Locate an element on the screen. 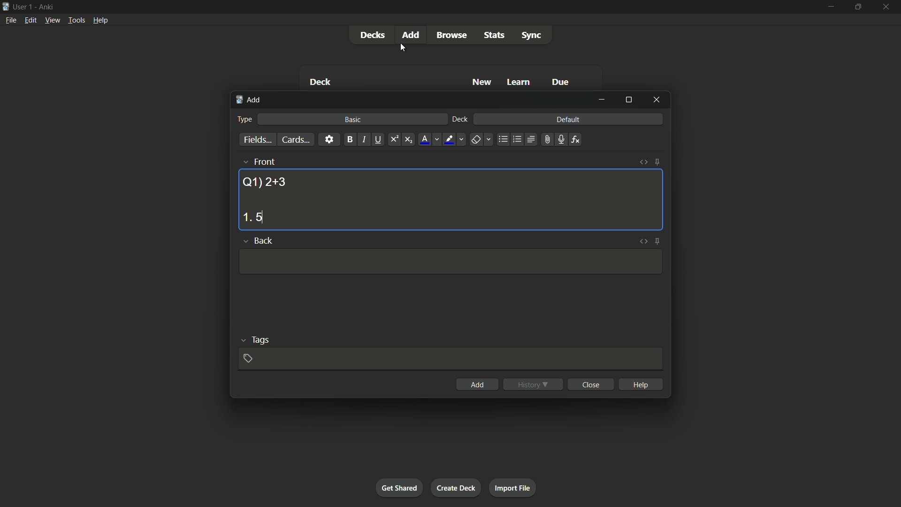 Image resolution: width=901 pixels, height=507 pixels. help menu is located at coordinates (100, 20).